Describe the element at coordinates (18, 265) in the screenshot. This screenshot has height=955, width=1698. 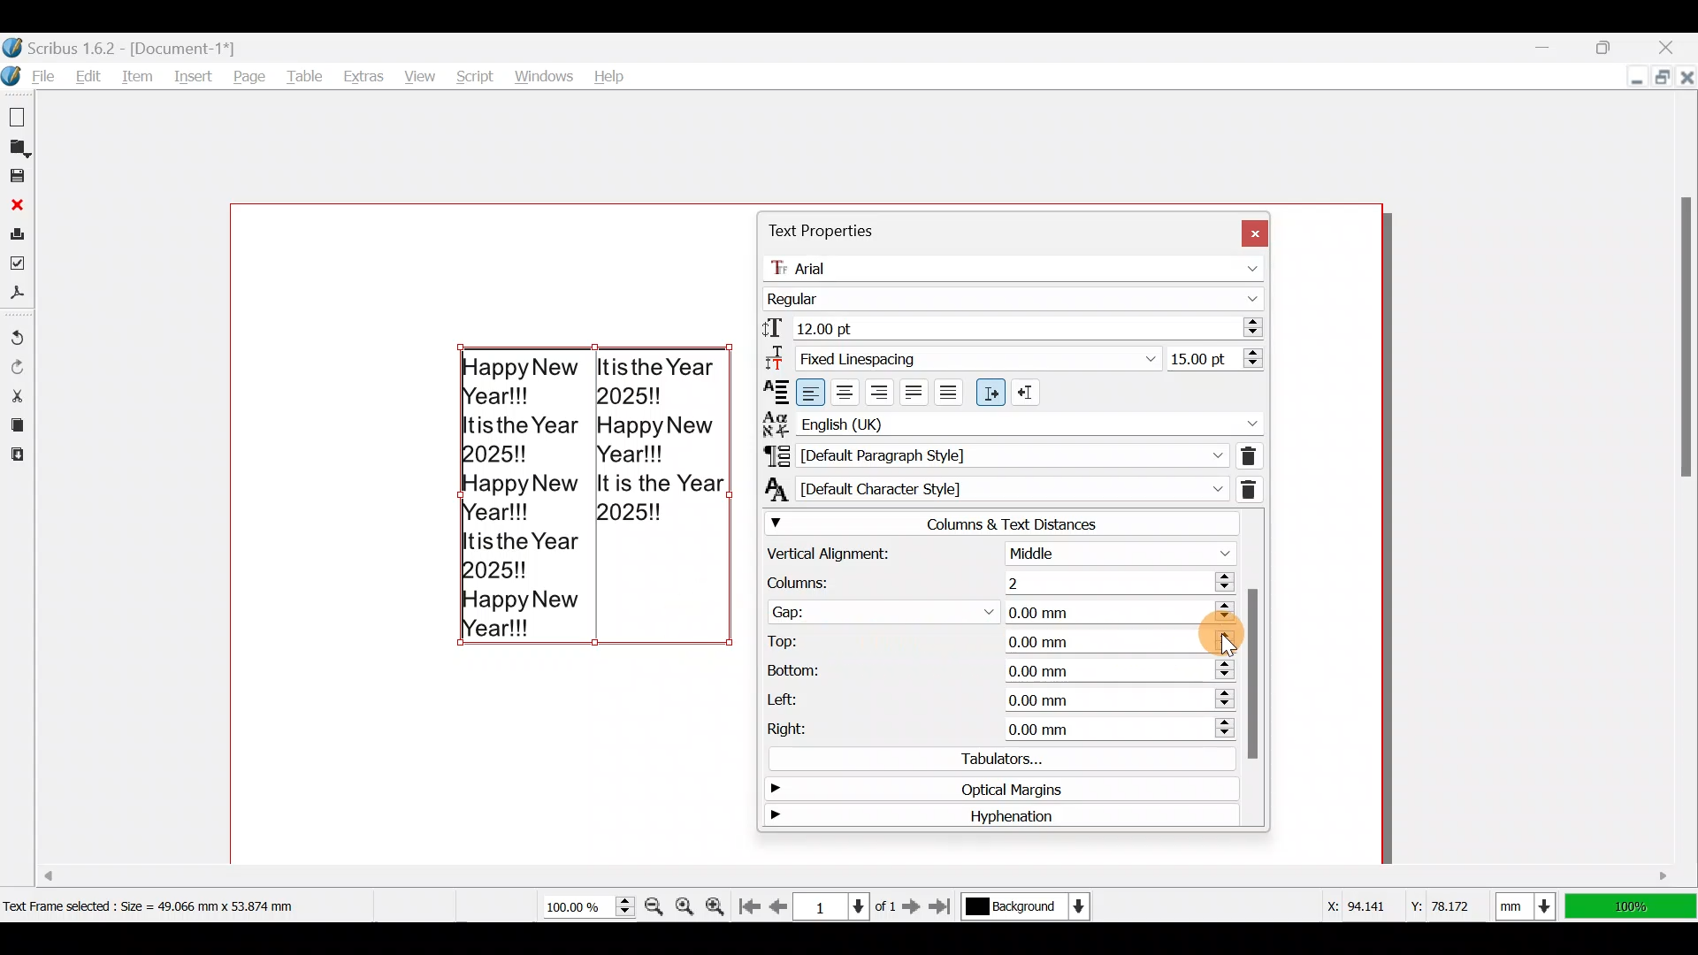
I see `Preflight verifier` at that location.